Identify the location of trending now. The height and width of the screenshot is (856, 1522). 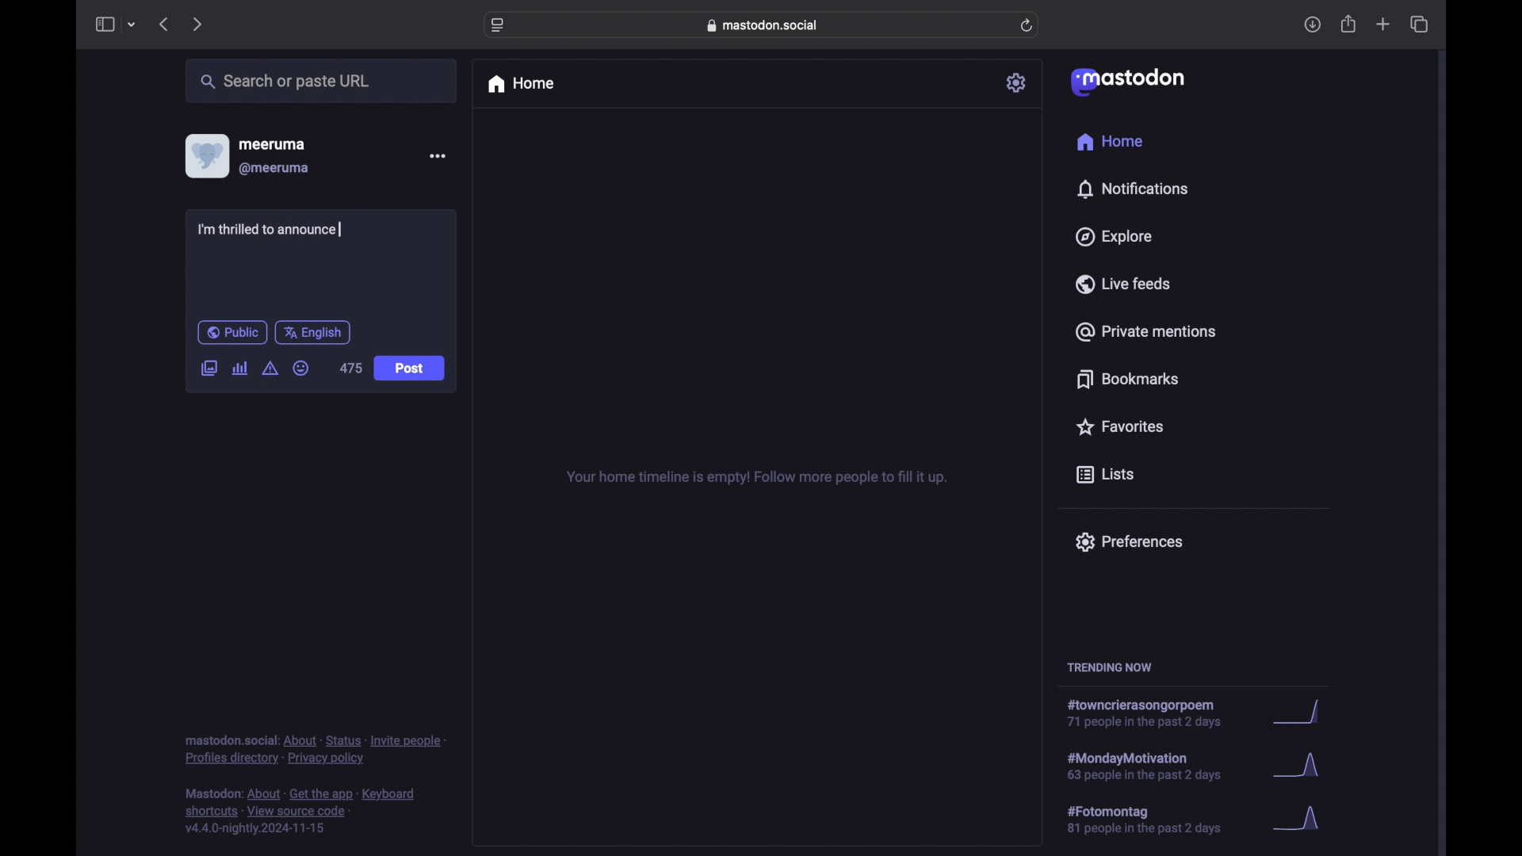
(1109, 667).